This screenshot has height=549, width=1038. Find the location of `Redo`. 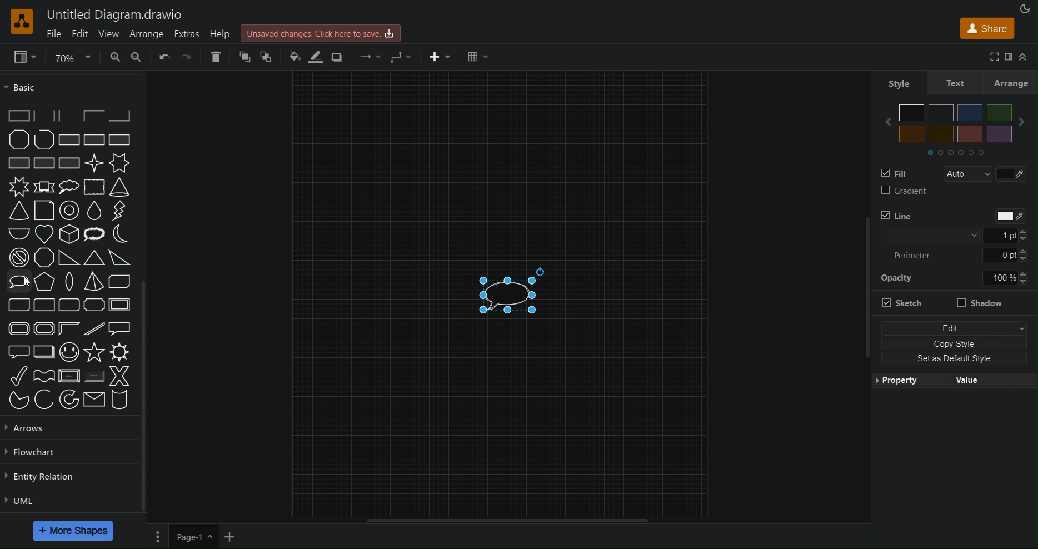

Redo is located at coordinates (185, 59).